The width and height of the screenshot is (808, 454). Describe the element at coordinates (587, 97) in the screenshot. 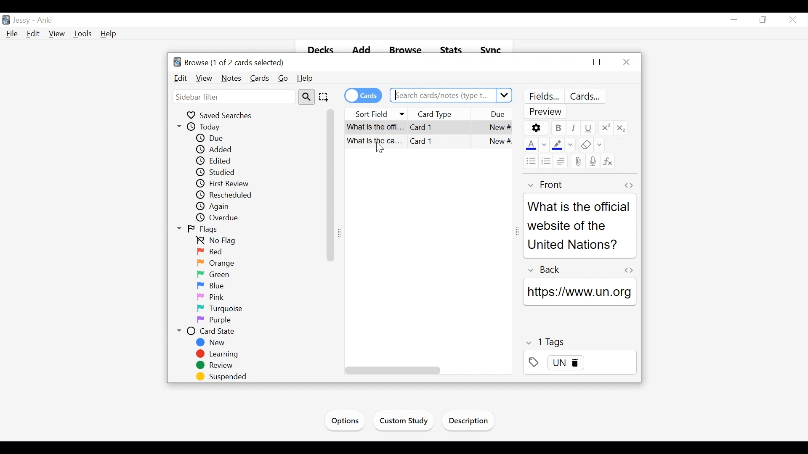

I see `customize card Template` at that location.